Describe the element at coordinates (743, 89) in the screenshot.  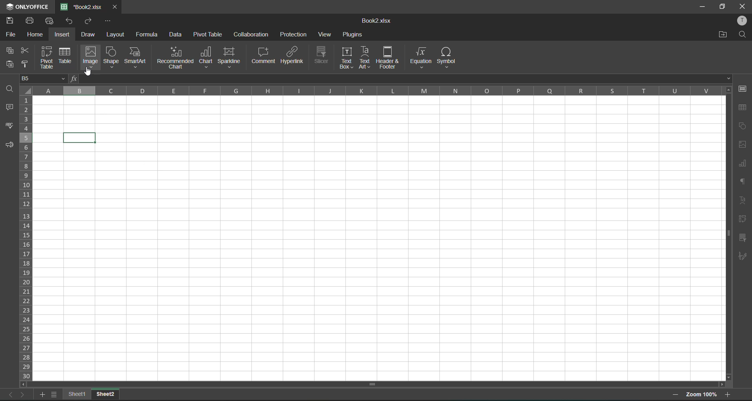
I see `cell settings` at that location.